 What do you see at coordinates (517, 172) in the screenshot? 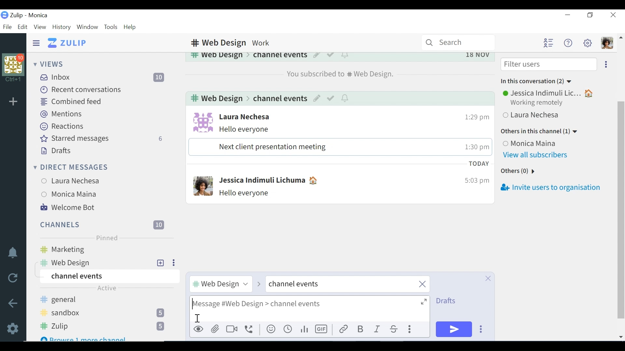
I see `Others` at bounding box center [517, 172].